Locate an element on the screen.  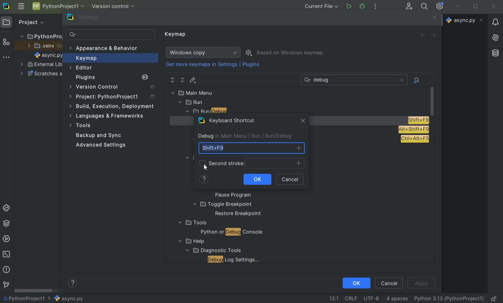
show scheme actions is located at coordinates (249, 52).